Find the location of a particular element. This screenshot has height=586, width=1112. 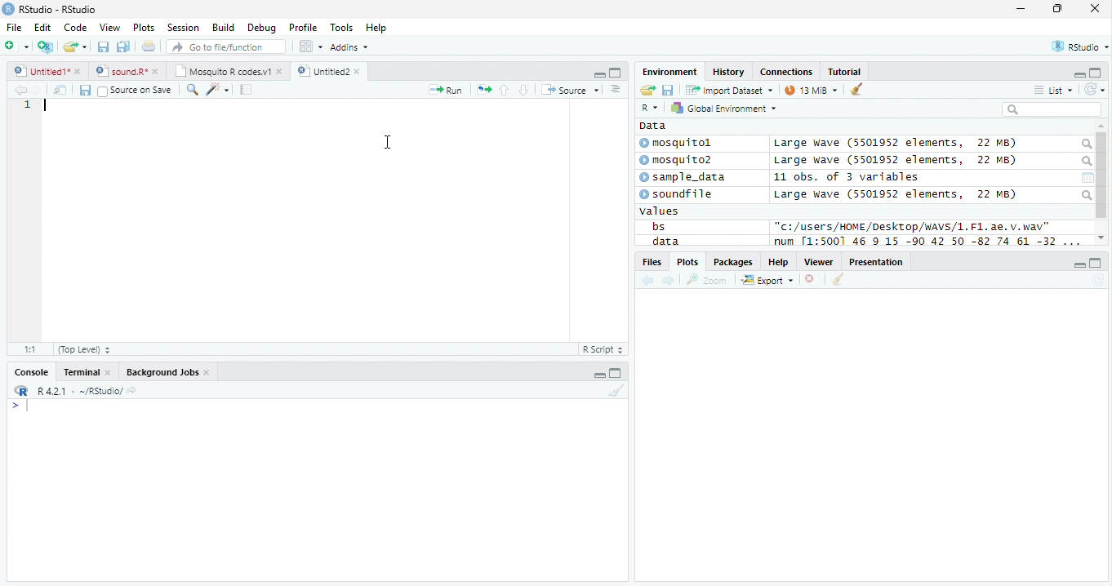

Refresh is located at coordinates (1095, 90).